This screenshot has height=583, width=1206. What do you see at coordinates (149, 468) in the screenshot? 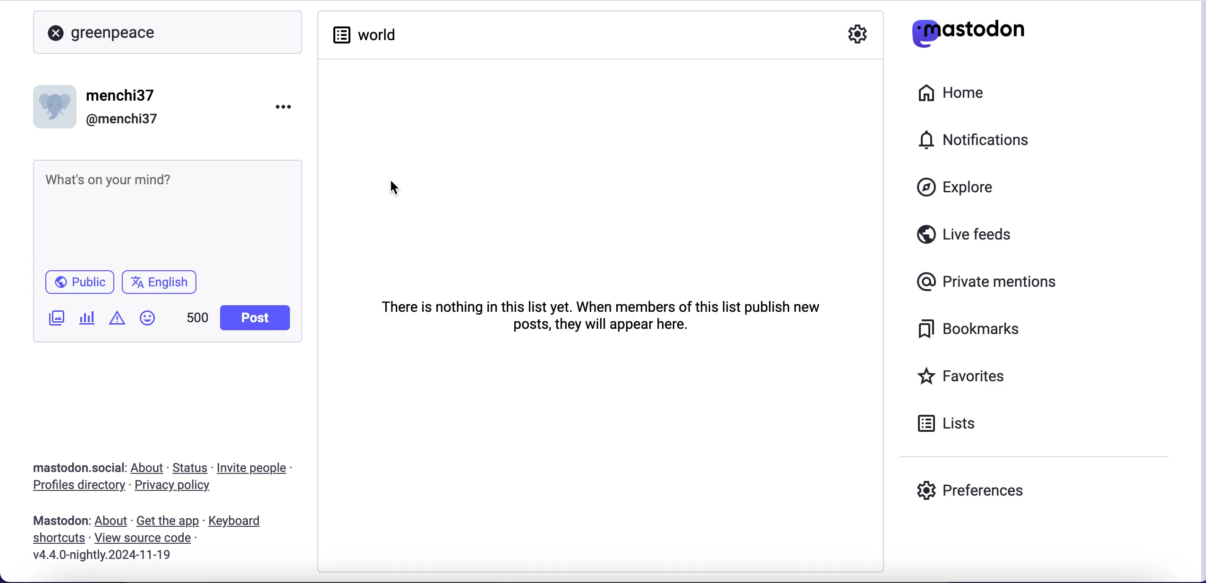
I see `about` at bounding box center [149, 468].